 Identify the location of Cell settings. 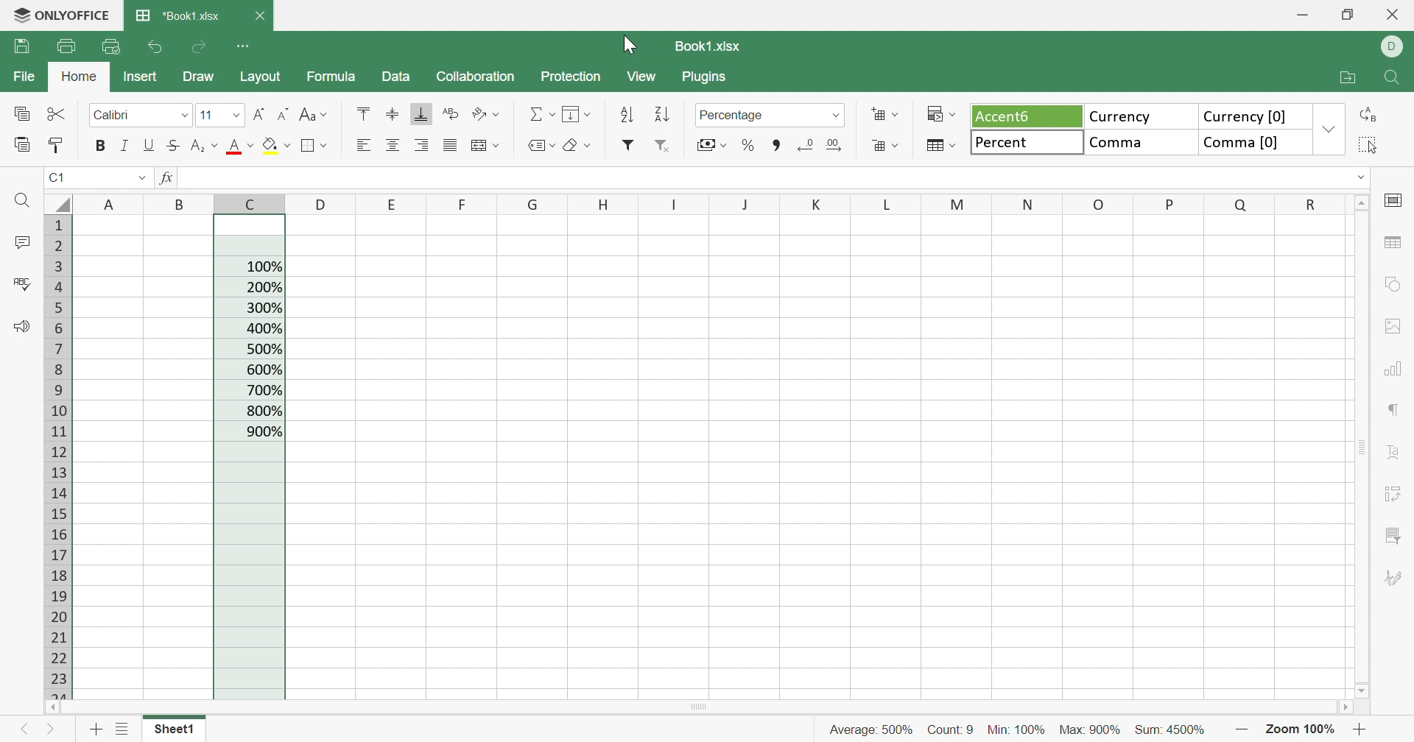
(1396, 201).